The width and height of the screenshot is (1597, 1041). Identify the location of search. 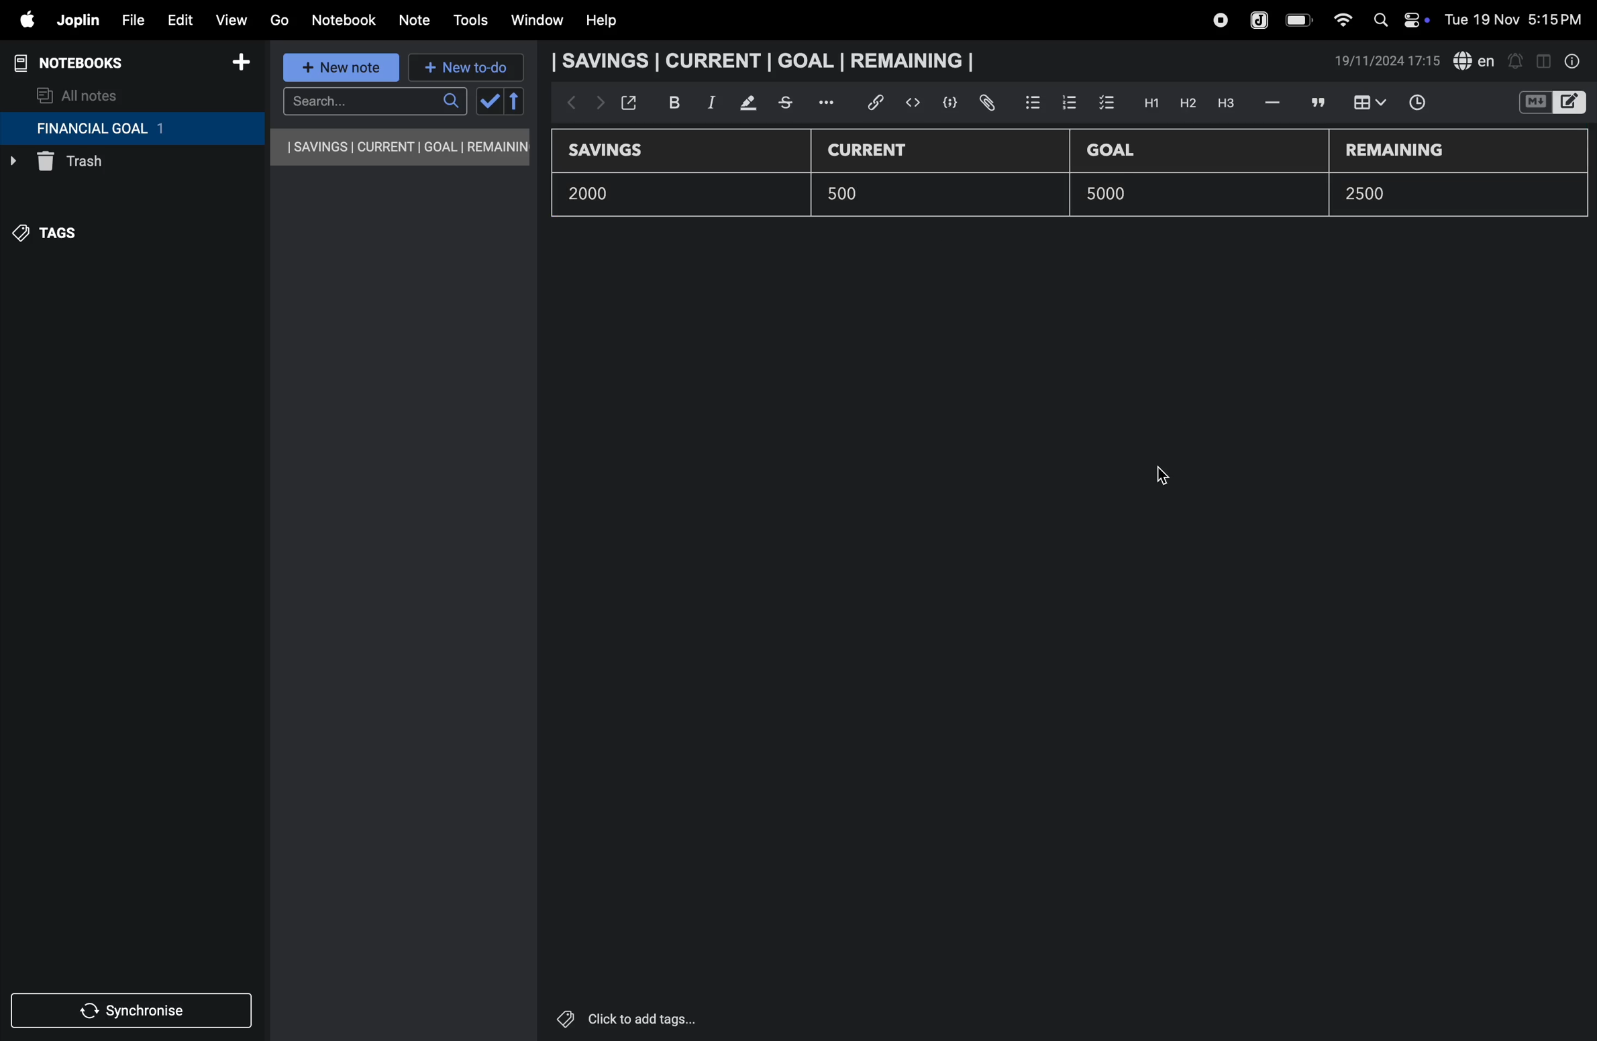
(374, 101).